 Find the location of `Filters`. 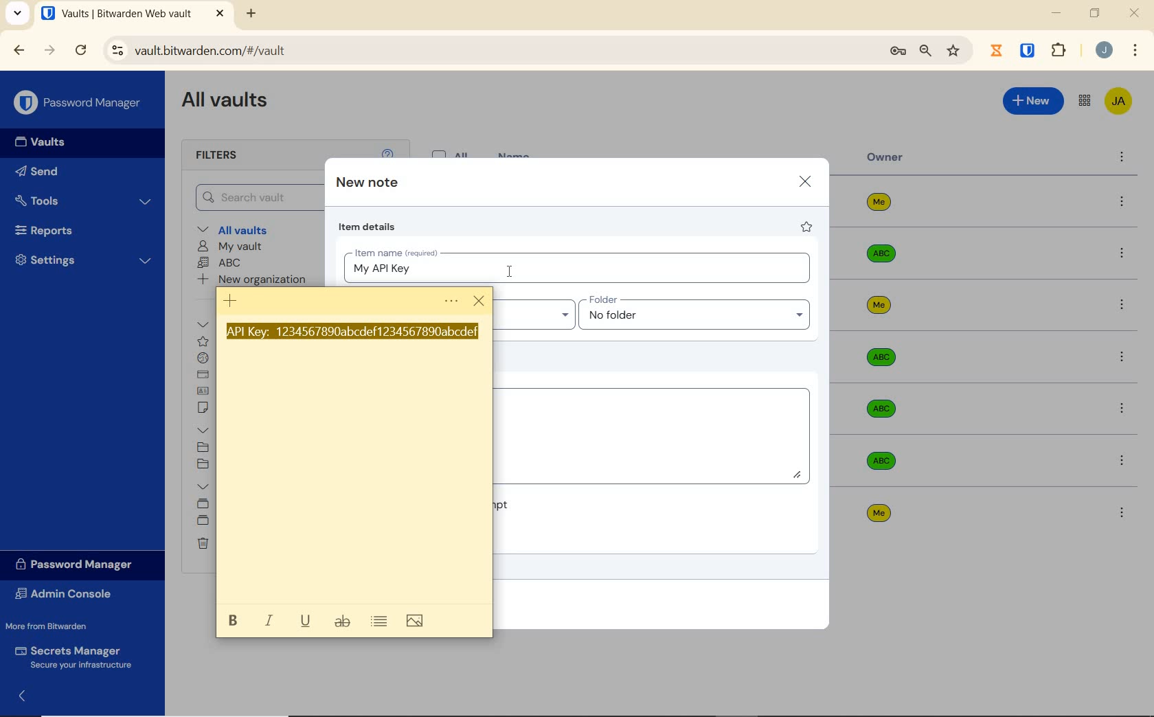

Filters is located at coordinates (219, 156).